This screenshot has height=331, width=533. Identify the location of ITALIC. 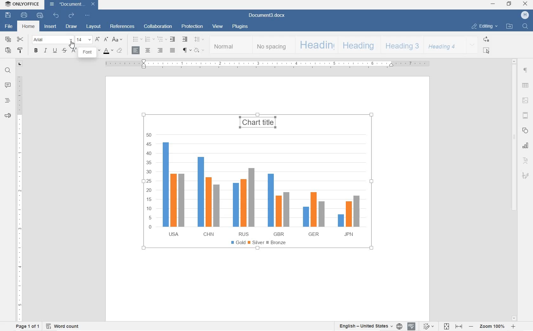
(46, 51).